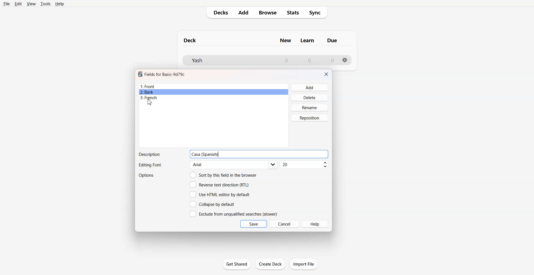 The image size is (534, 275). Describe the element at coordinates (275, 154) in the screenshot. I see `Enter Description` at that location.